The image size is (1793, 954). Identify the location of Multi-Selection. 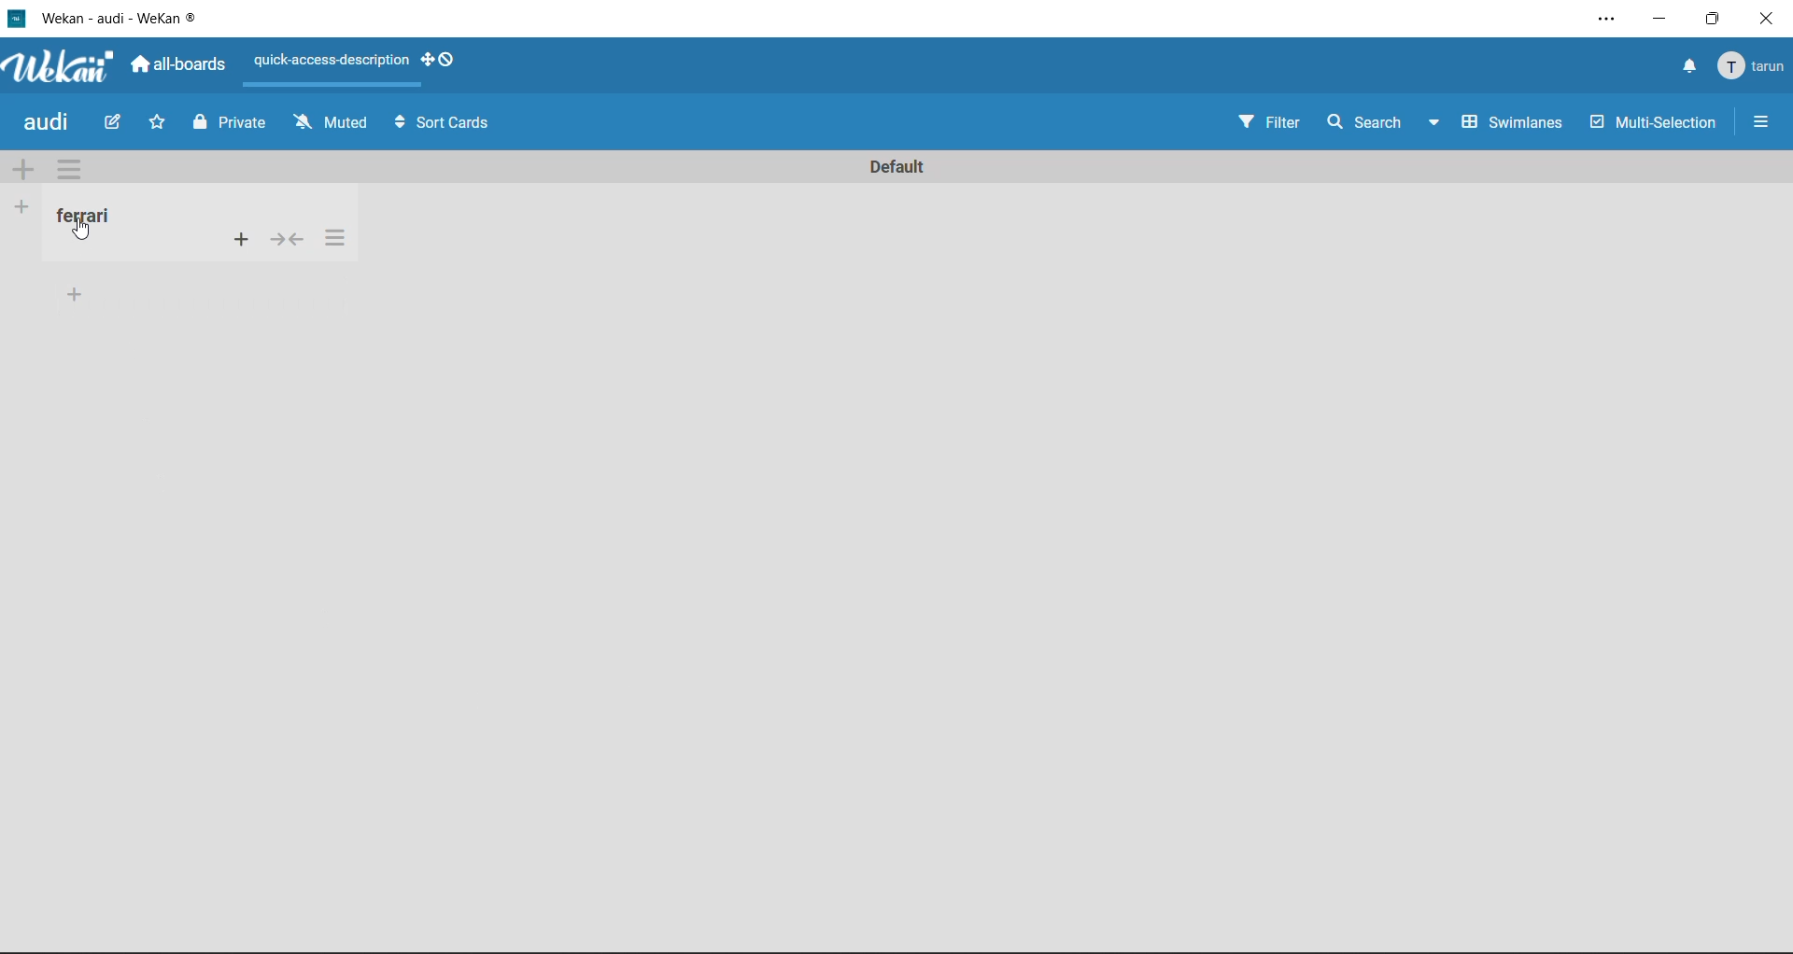
(1657, 126).